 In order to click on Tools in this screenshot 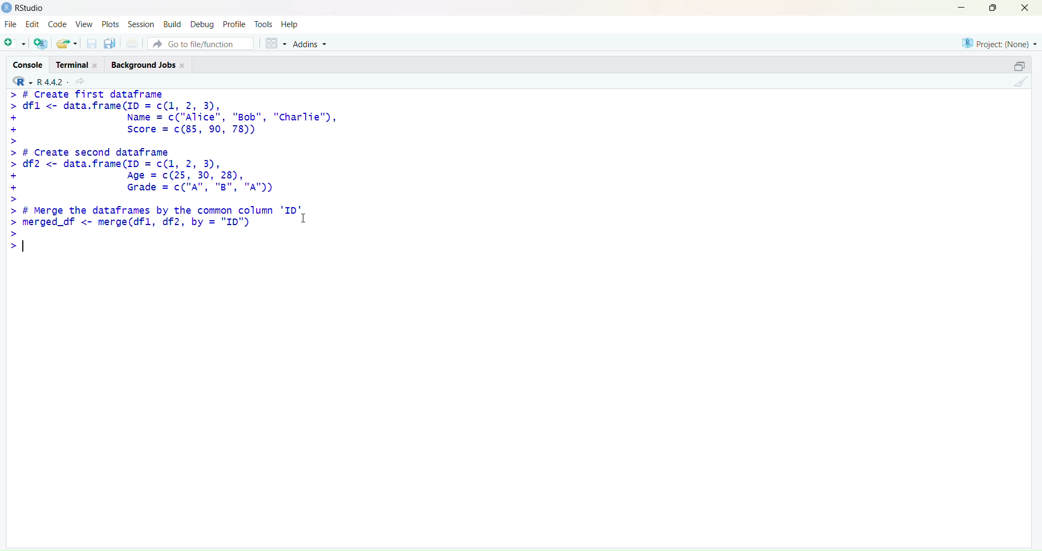, I will do `click(263, 24)`.